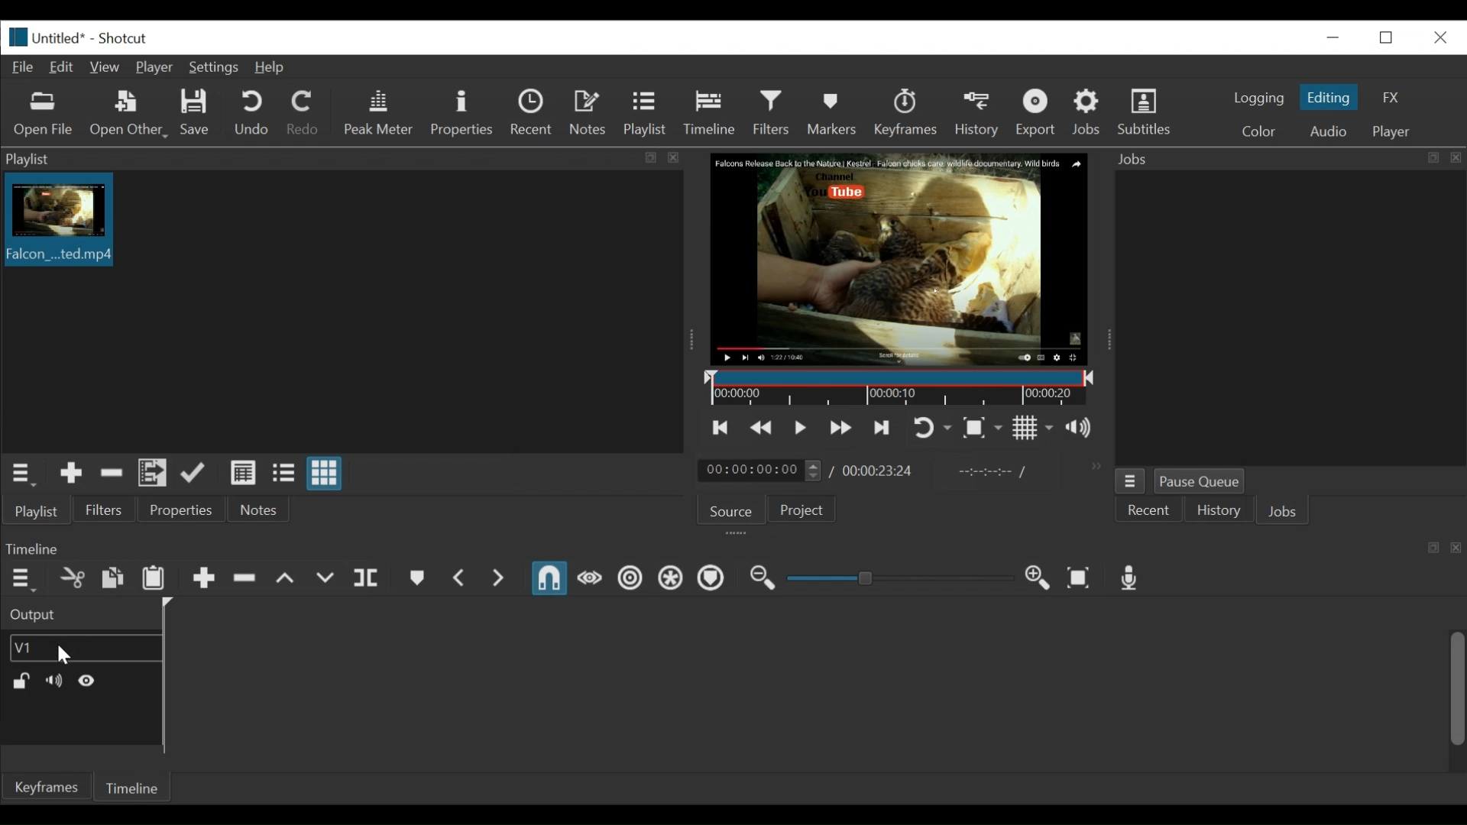  What do you see at coordinates (589, 112) in the screenshot?
I see `Notes` at bounding box center [589, 112].